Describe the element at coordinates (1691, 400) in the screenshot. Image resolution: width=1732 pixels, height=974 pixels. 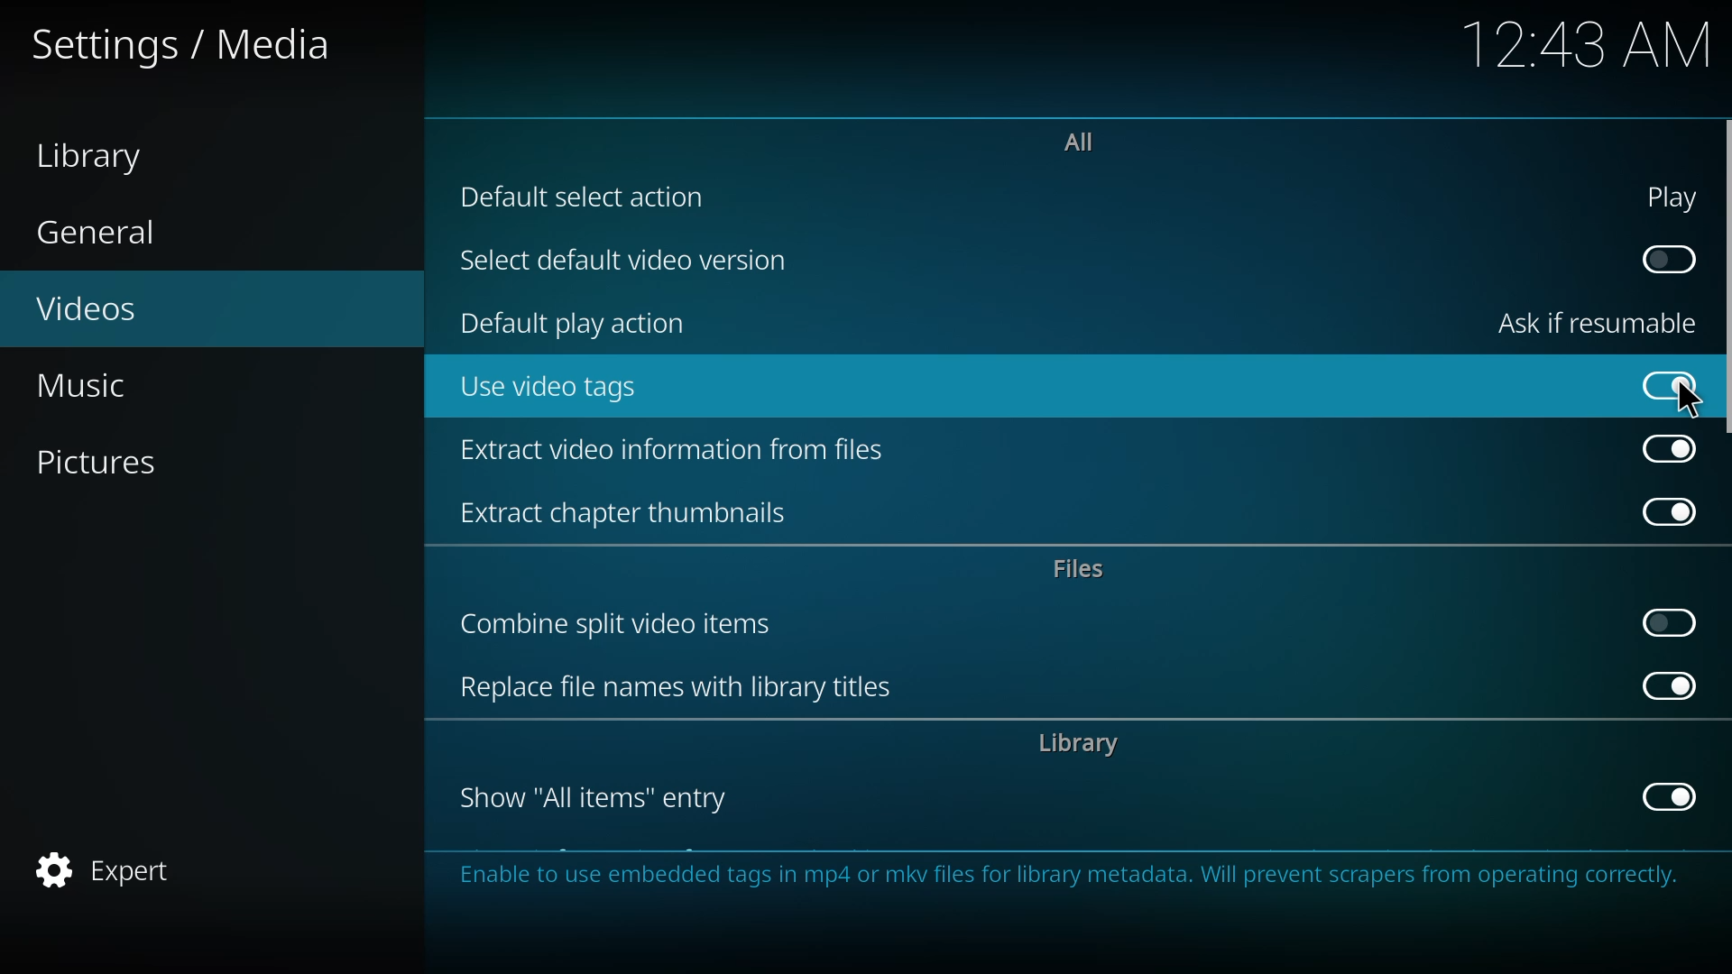
I see `cursor` at that location.